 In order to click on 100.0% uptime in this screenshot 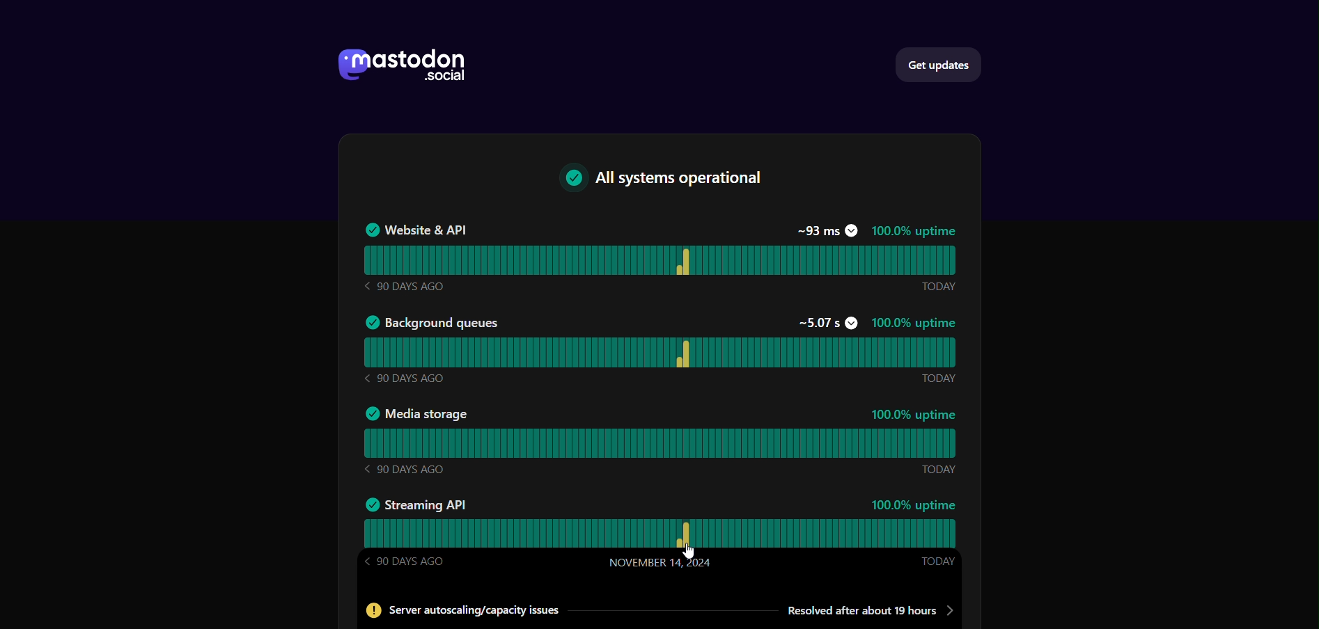, I will do `click(915, 414)`.